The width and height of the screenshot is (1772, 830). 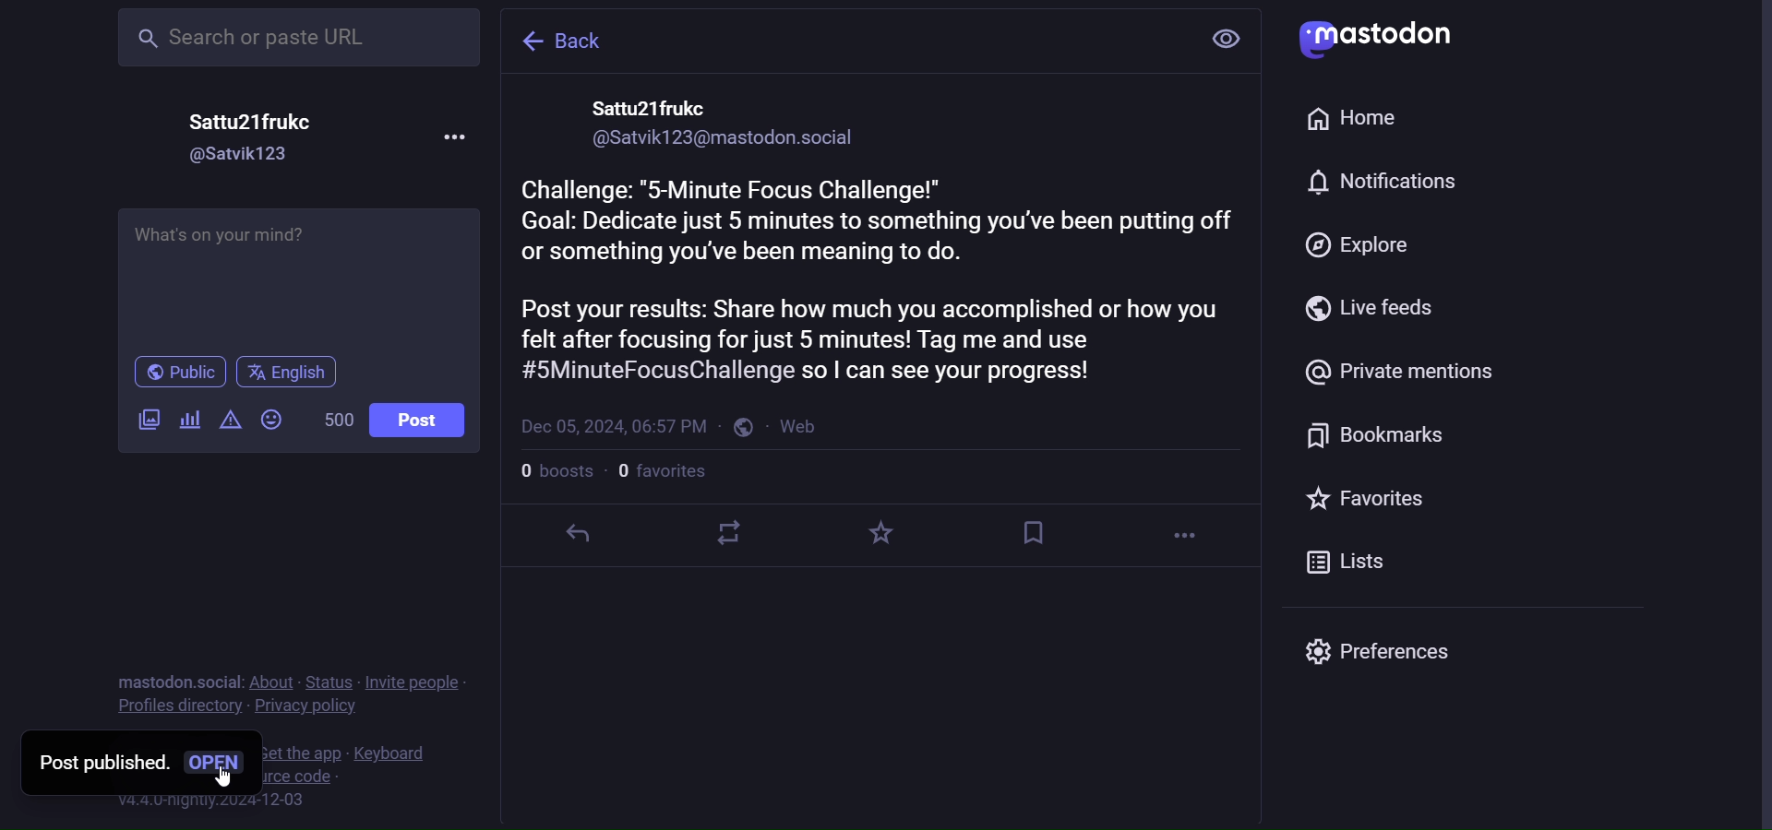 I want to click on notification, so click(x=1383, y=184).